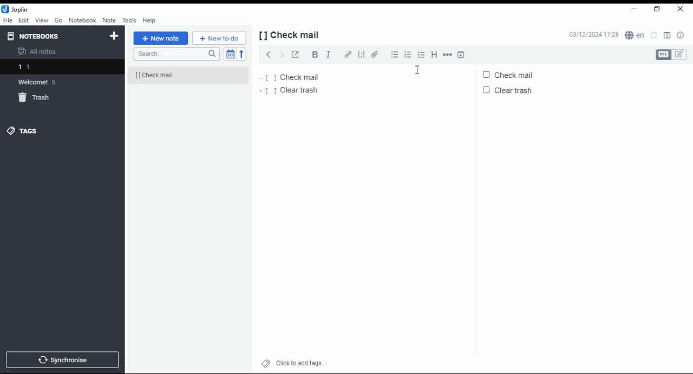  I want to click on search, so click(176, 54).